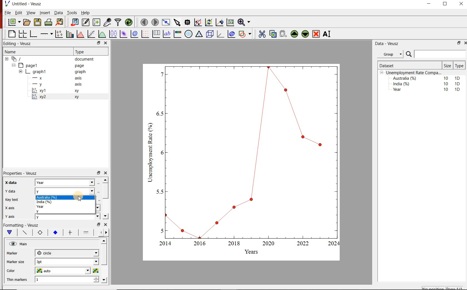  I want to click on circle, so click(66, 252).